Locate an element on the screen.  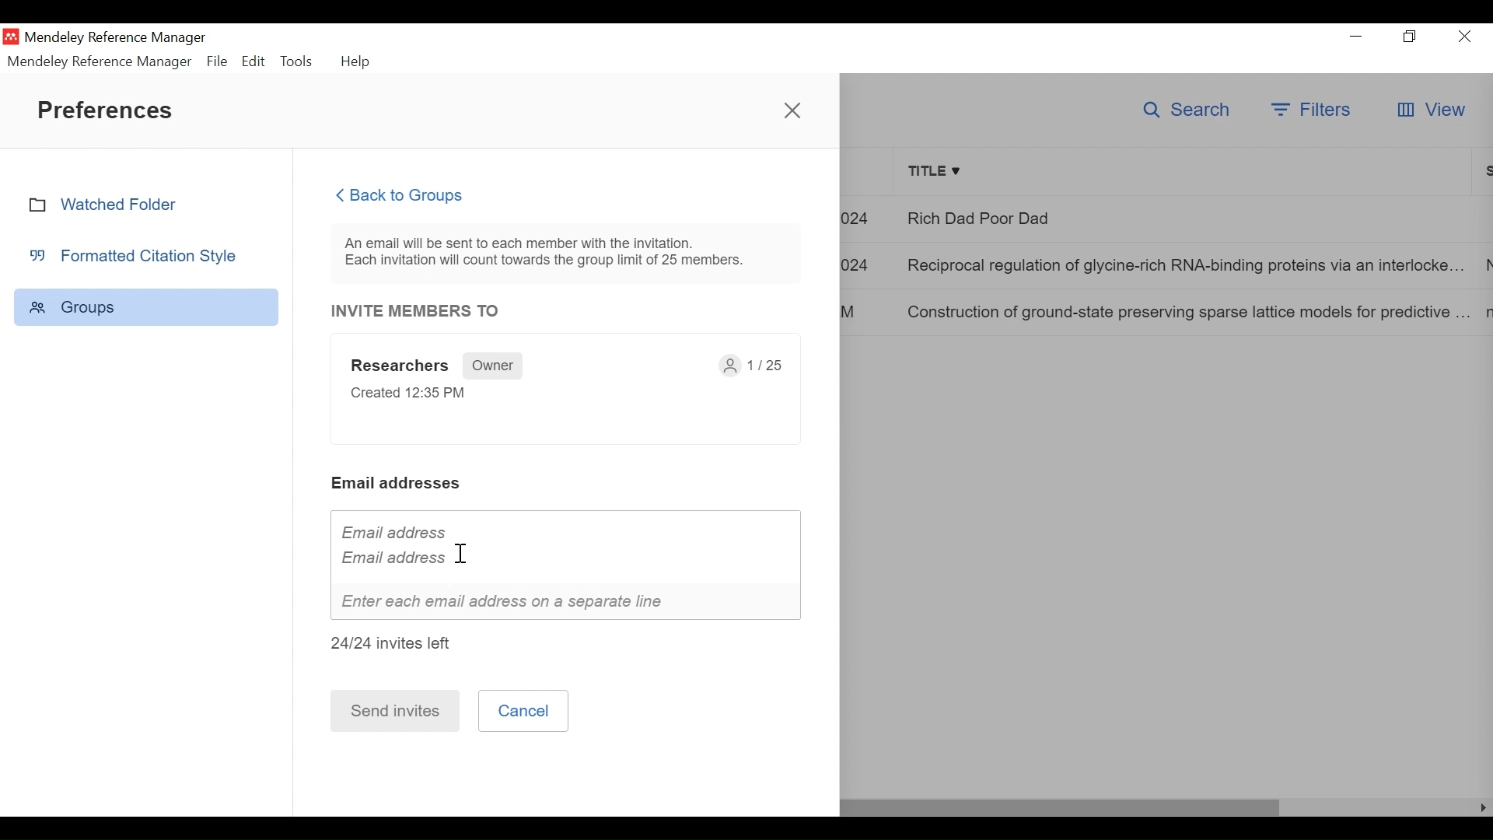
Mendeley Desktop Icon is located at coordinates (11, 37).